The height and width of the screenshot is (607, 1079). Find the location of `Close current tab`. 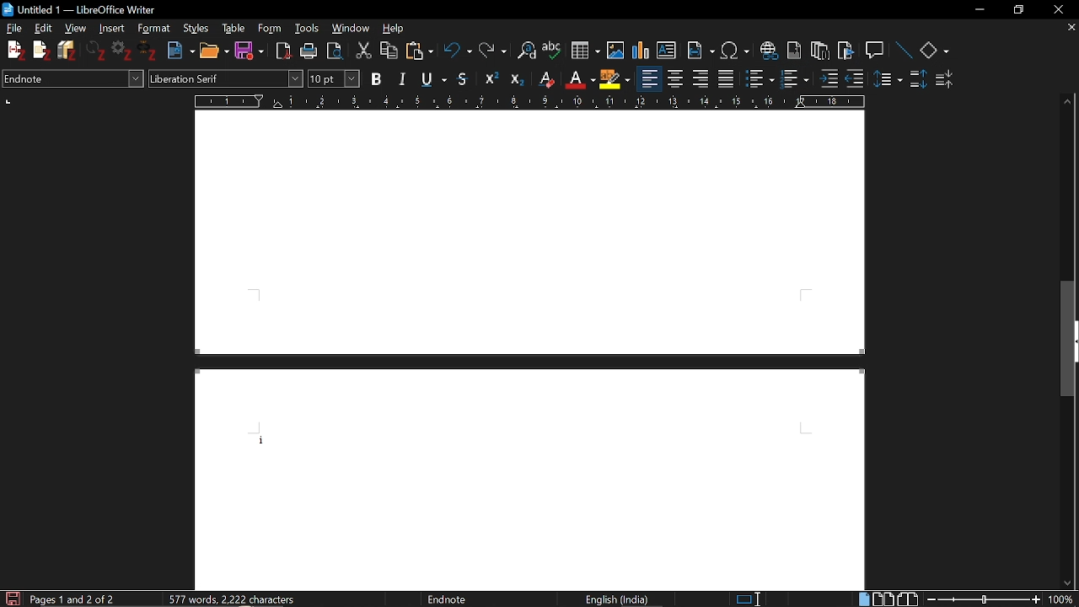

Close current tab is located at coordinates (1070, 29).